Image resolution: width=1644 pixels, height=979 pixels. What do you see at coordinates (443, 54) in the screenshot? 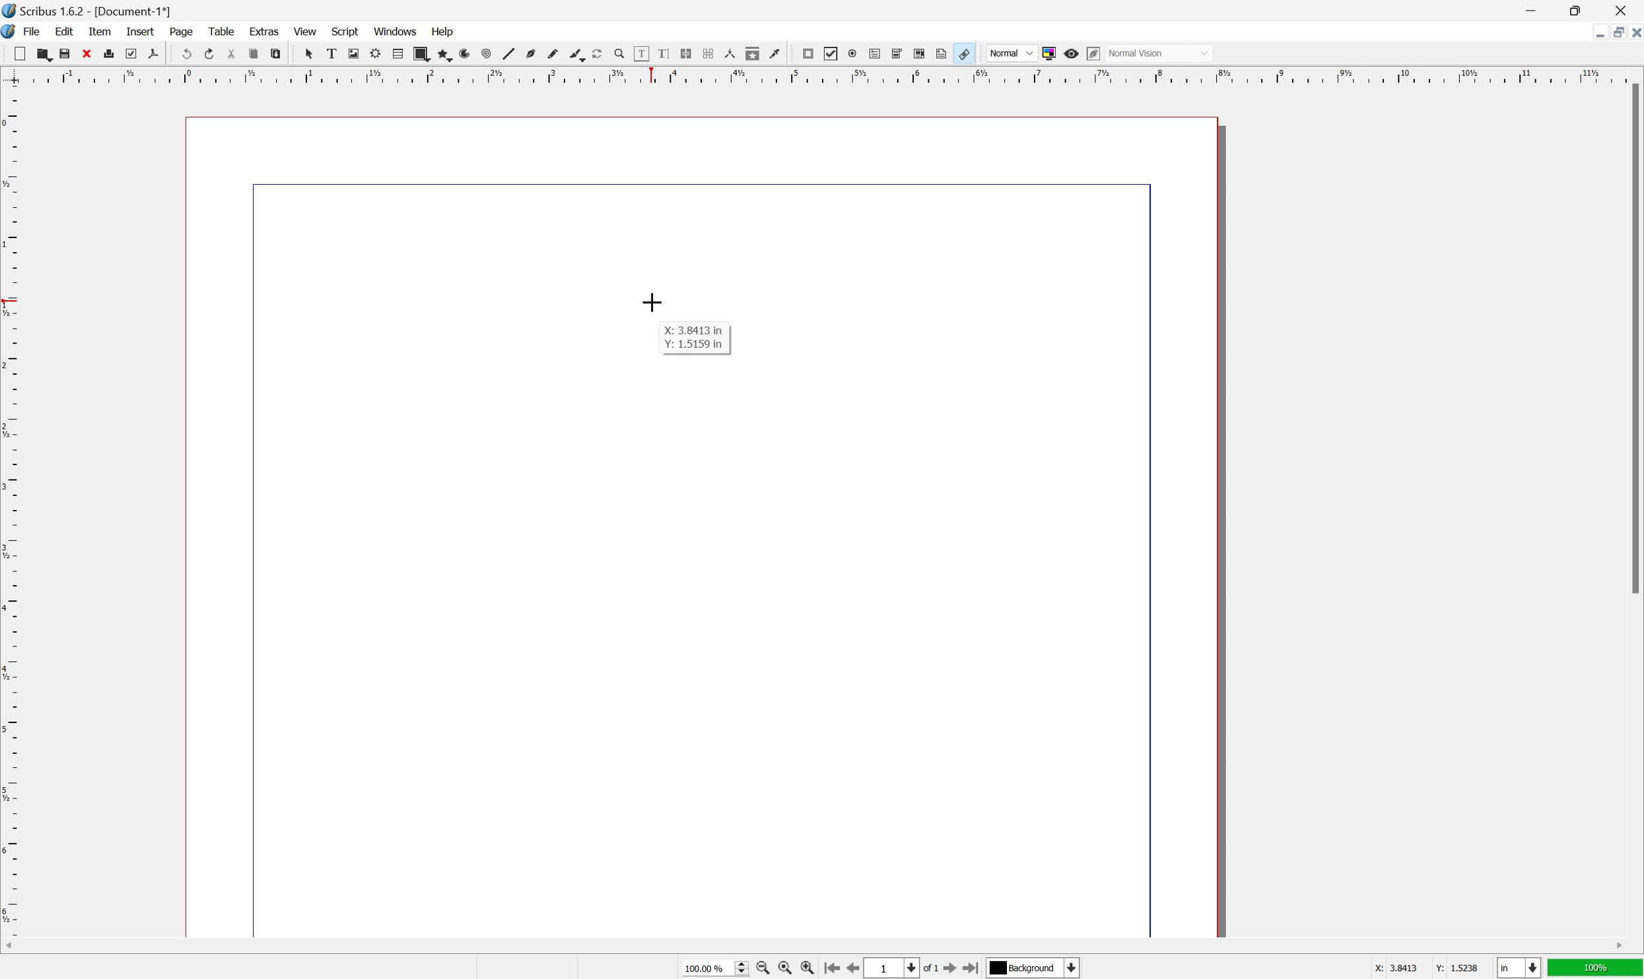
I see `polygon` at bounding box center [443, 54].